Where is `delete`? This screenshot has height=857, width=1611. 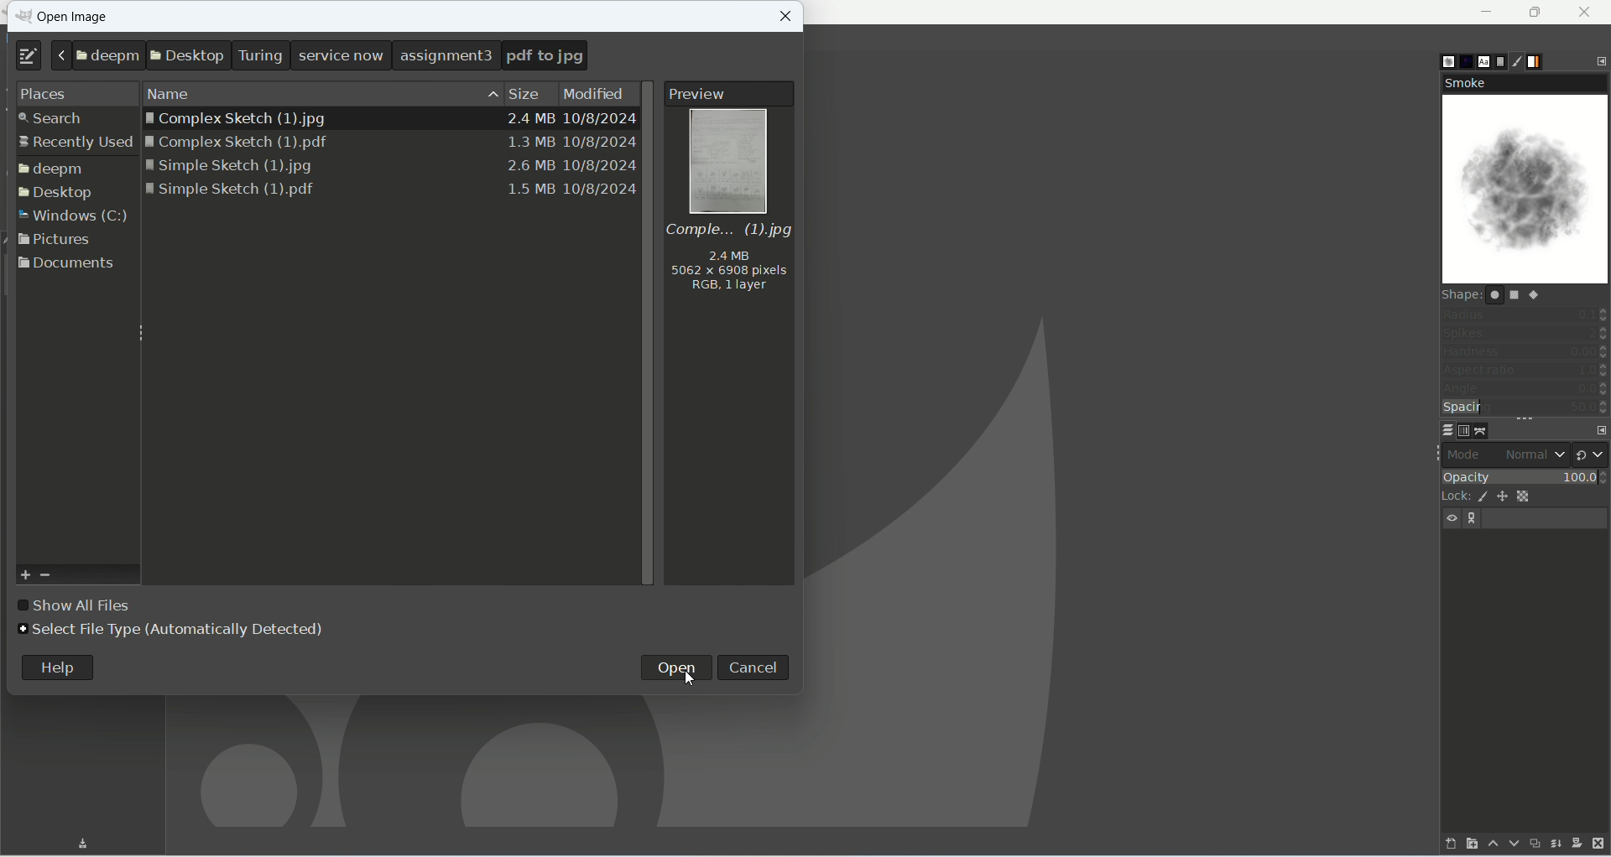
delete is located at coordinates (1598, 843).